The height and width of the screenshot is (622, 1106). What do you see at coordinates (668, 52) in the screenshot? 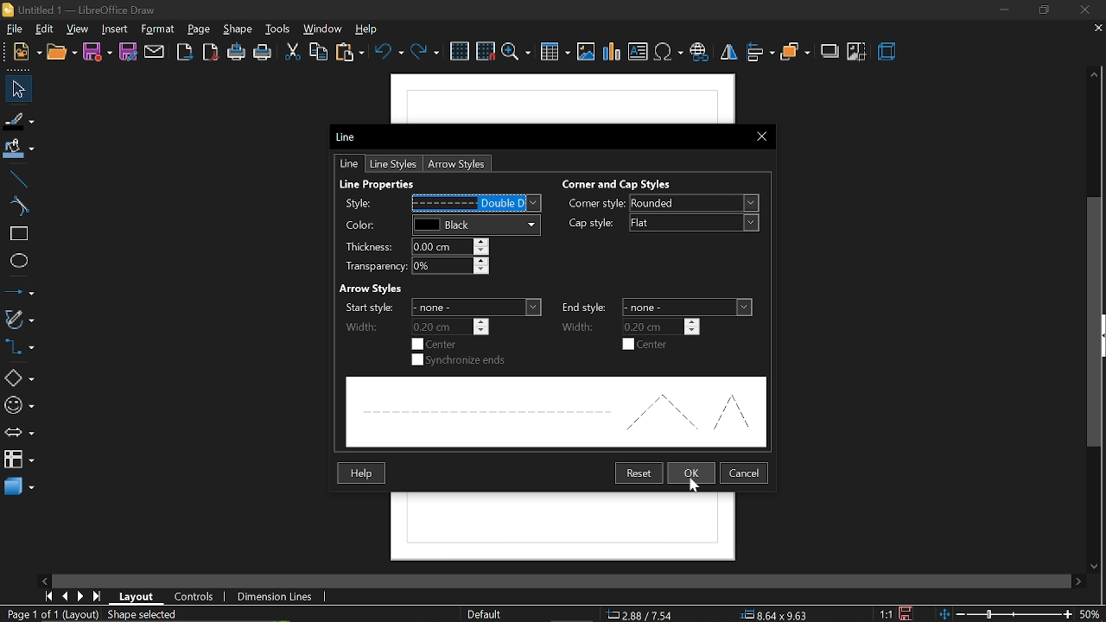
I see `insert symbol` at bounding box center [668, 52].